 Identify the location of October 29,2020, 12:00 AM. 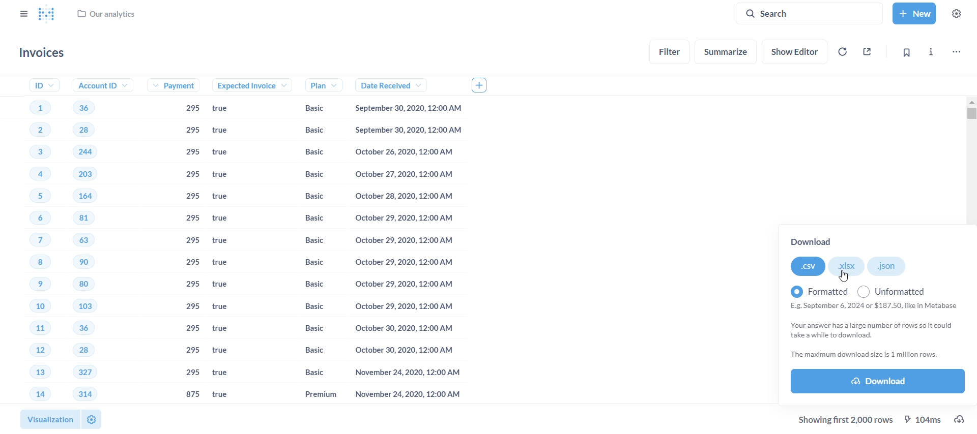
(401, 305).